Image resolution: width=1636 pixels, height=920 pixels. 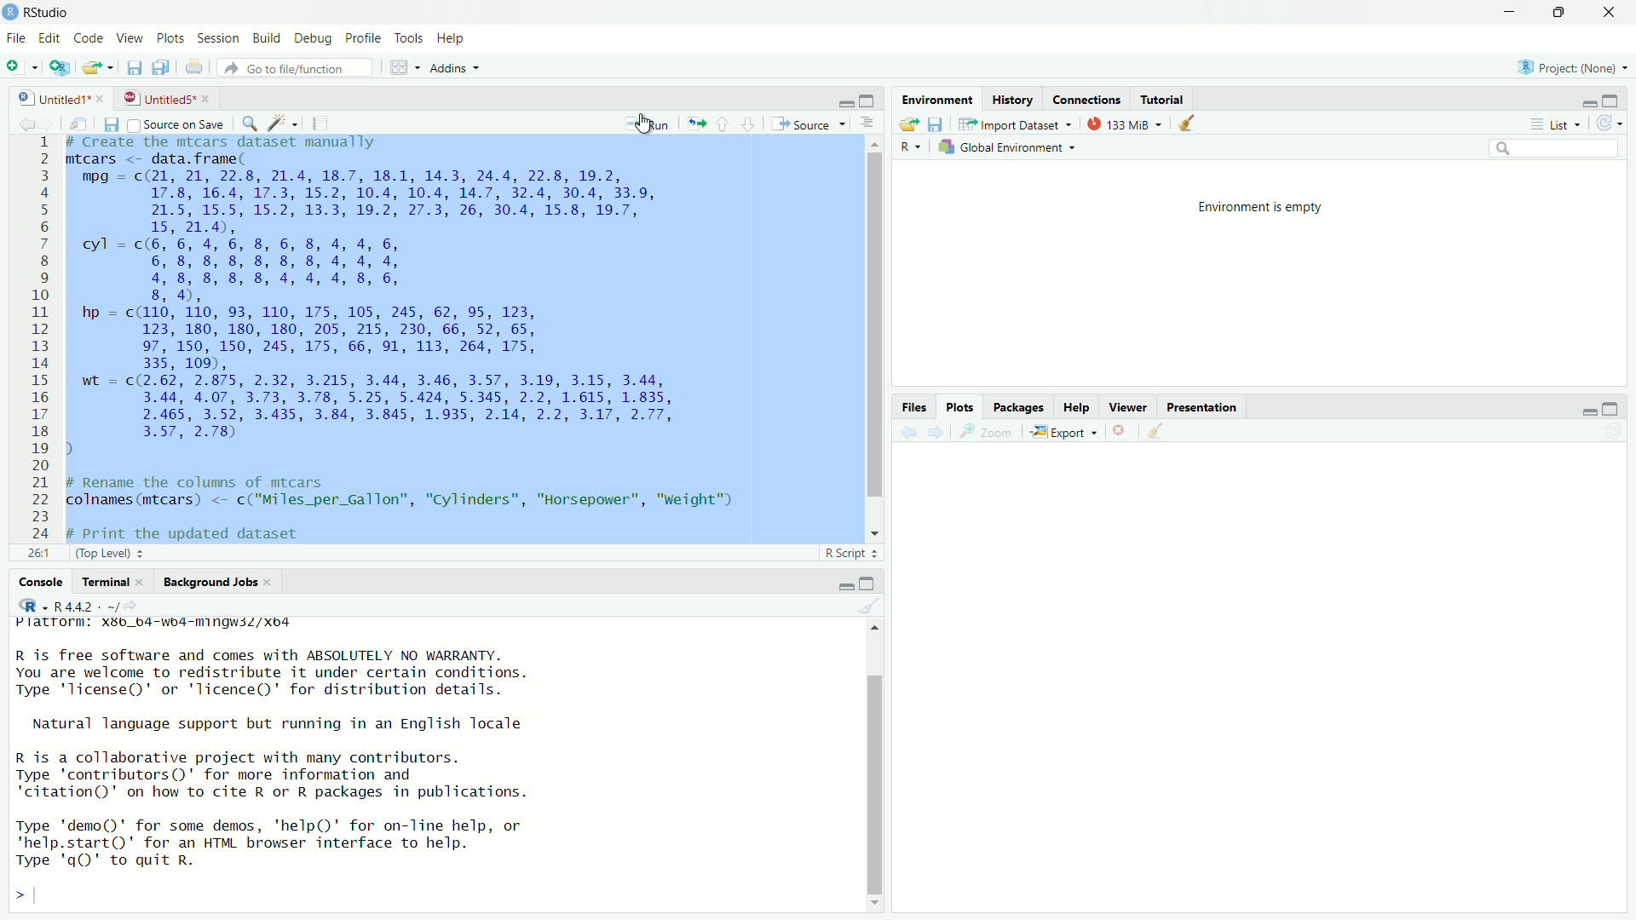 I want to click on Session, so click(x=218, y=37).